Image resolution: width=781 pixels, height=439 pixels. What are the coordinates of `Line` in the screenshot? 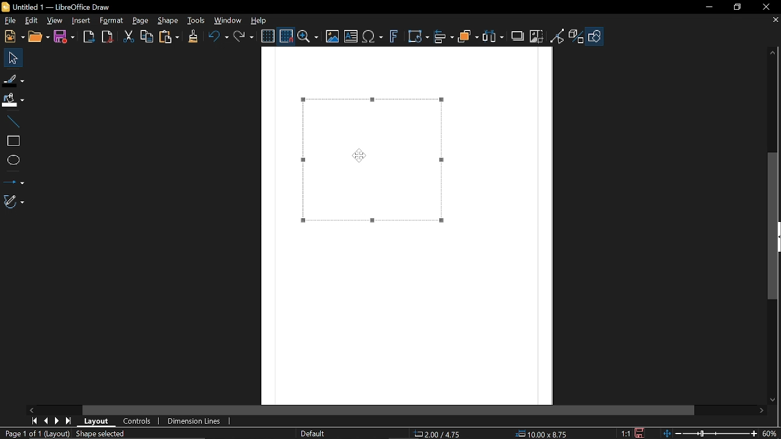 It's located at (13, 123).